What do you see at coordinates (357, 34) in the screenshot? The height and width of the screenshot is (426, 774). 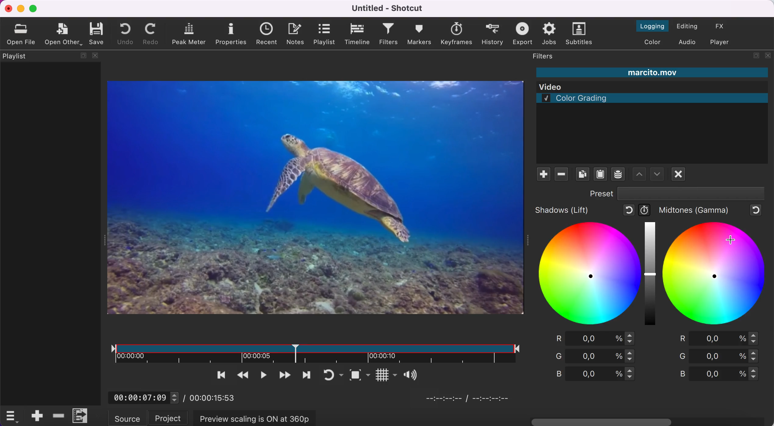 I see `timeline` at bounding box center [357, 34].